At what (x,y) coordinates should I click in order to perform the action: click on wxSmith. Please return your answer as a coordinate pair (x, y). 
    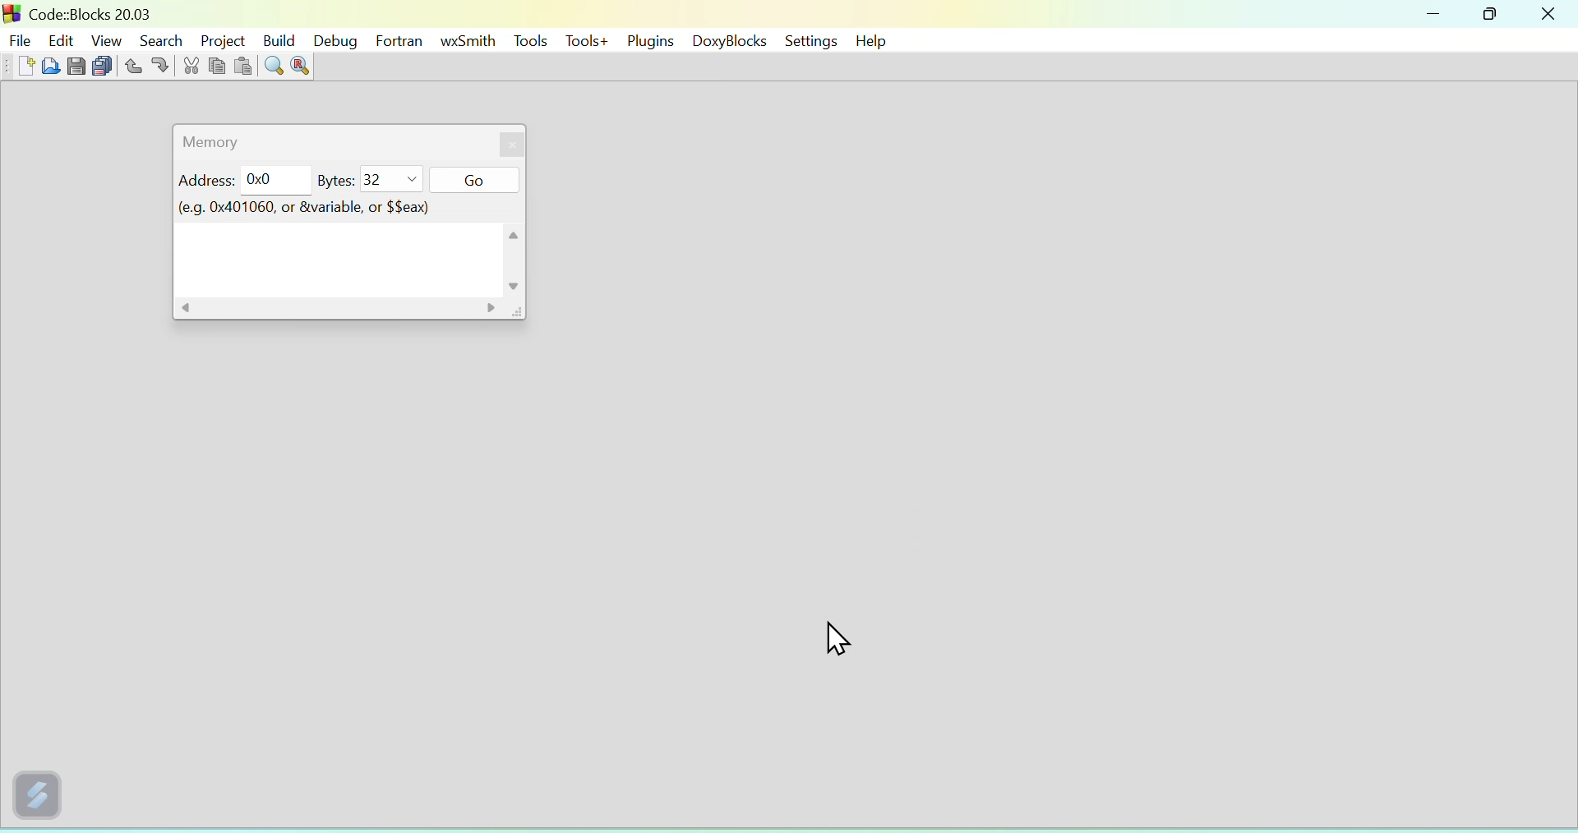
    Looking at the image, I should click on (465, 40).